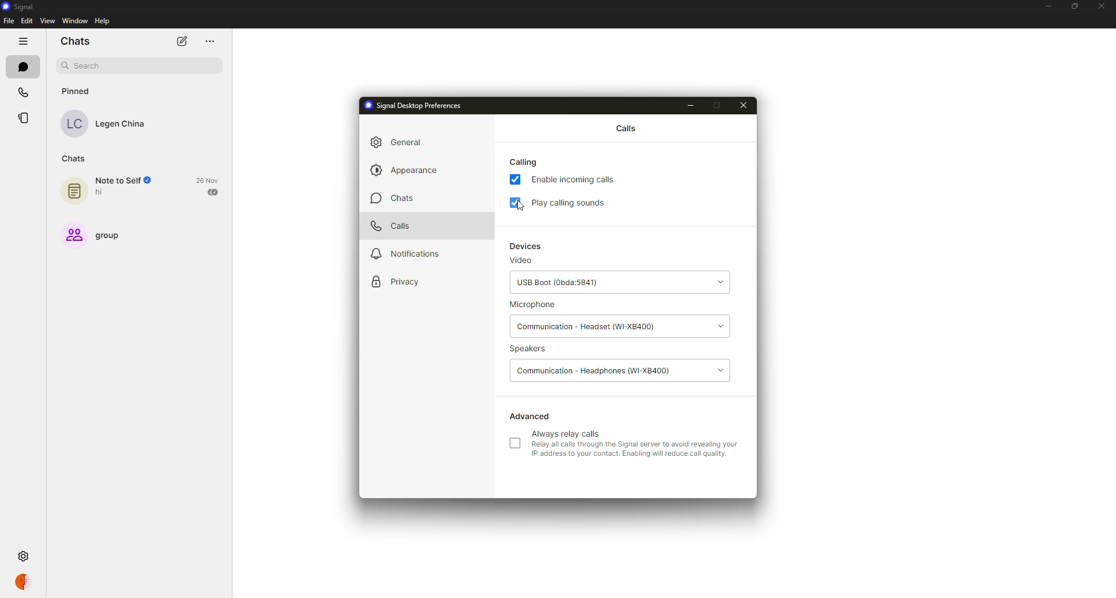  Describe the element at coordinates (117, 181) in the screenshot. I see `Note to Self` at that location.